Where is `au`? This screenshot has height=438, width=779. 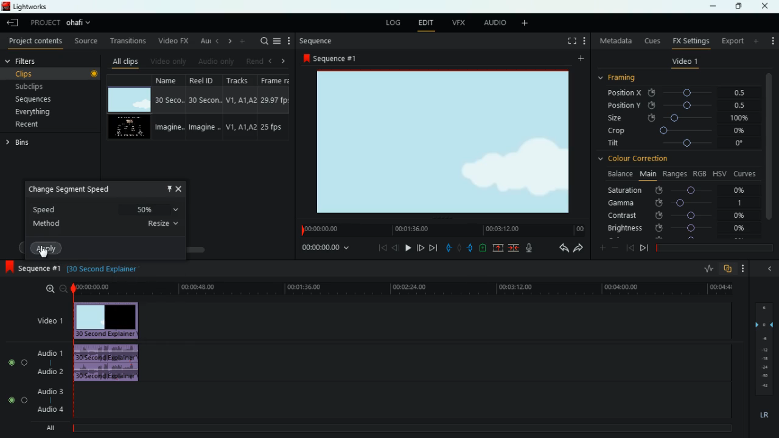 au is located at coordinates (201, 40).